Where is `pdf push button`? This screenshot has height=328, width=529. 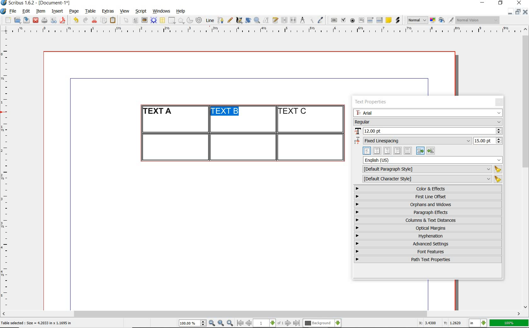 pdf push button is located at coordinates (334, 20).